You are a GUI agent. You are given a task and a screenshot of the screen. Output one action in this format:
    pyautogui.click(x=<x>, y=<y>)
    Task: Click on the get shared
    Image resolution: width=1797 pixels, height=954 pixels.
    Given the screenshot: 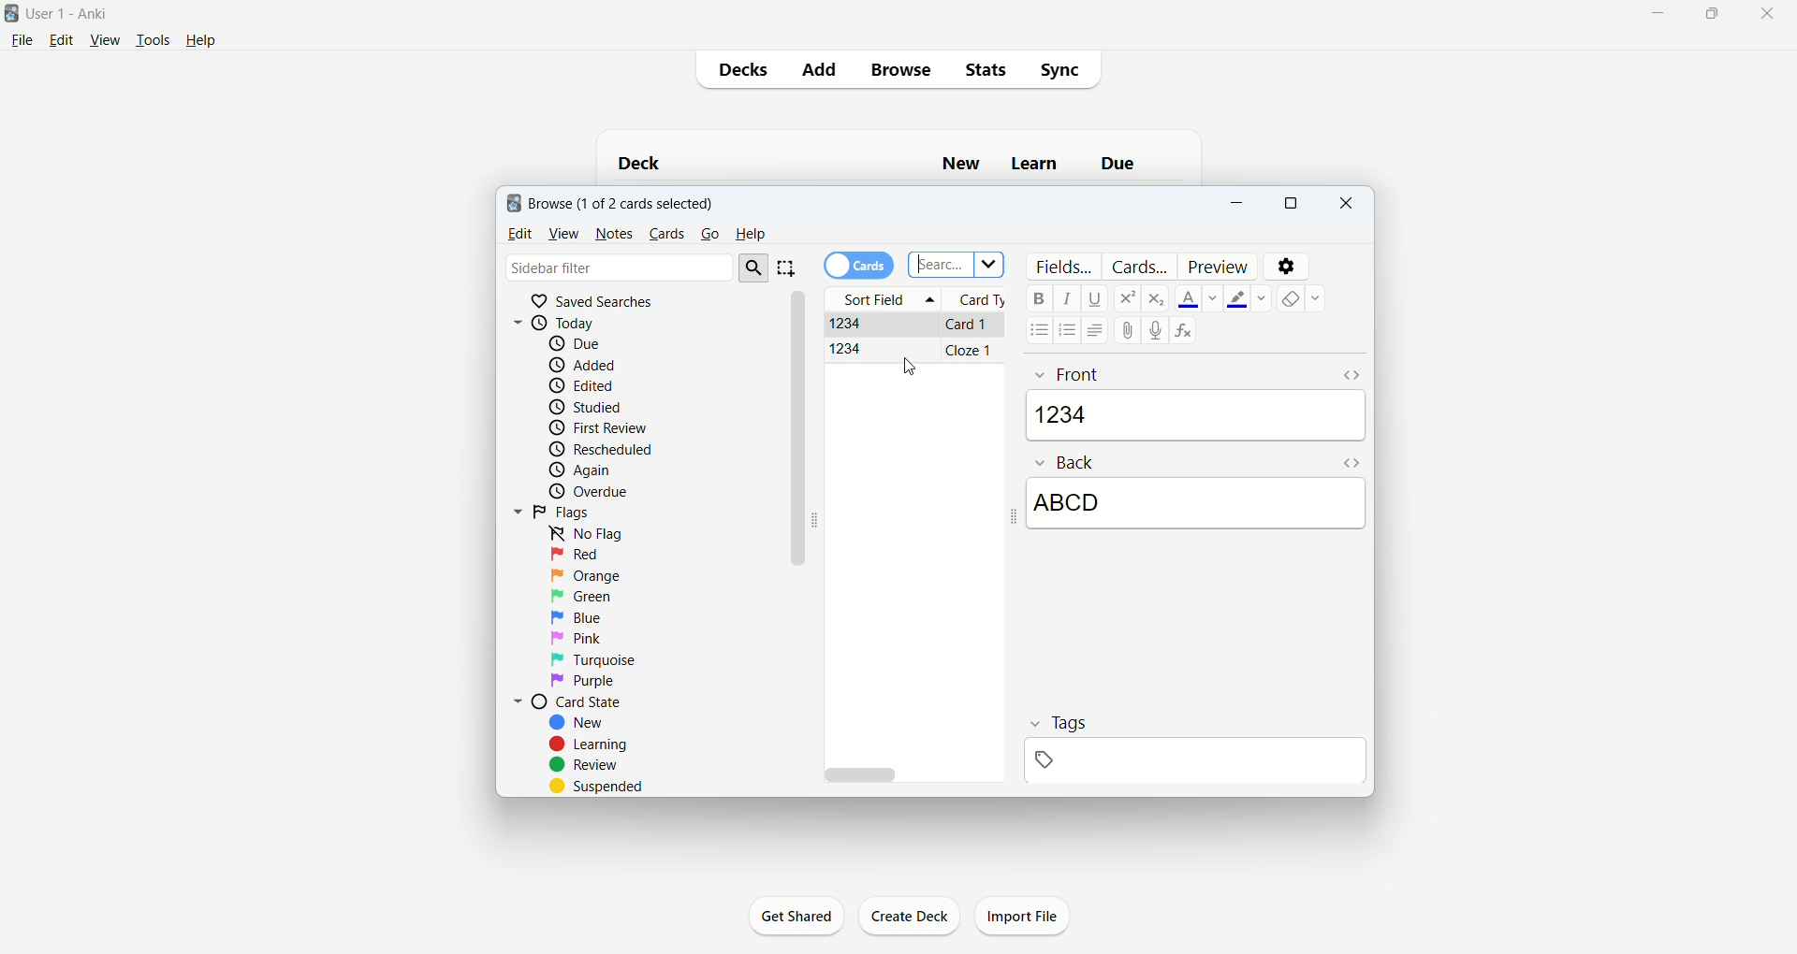 What is the action you would take?
    pyautogui.click(x=796, y=918)
    